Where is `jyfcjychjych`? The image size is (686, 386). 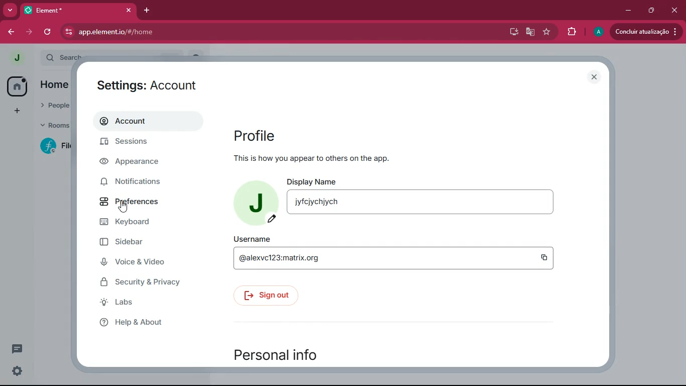
jyfcjychjych is located at coordinates (321, 205).